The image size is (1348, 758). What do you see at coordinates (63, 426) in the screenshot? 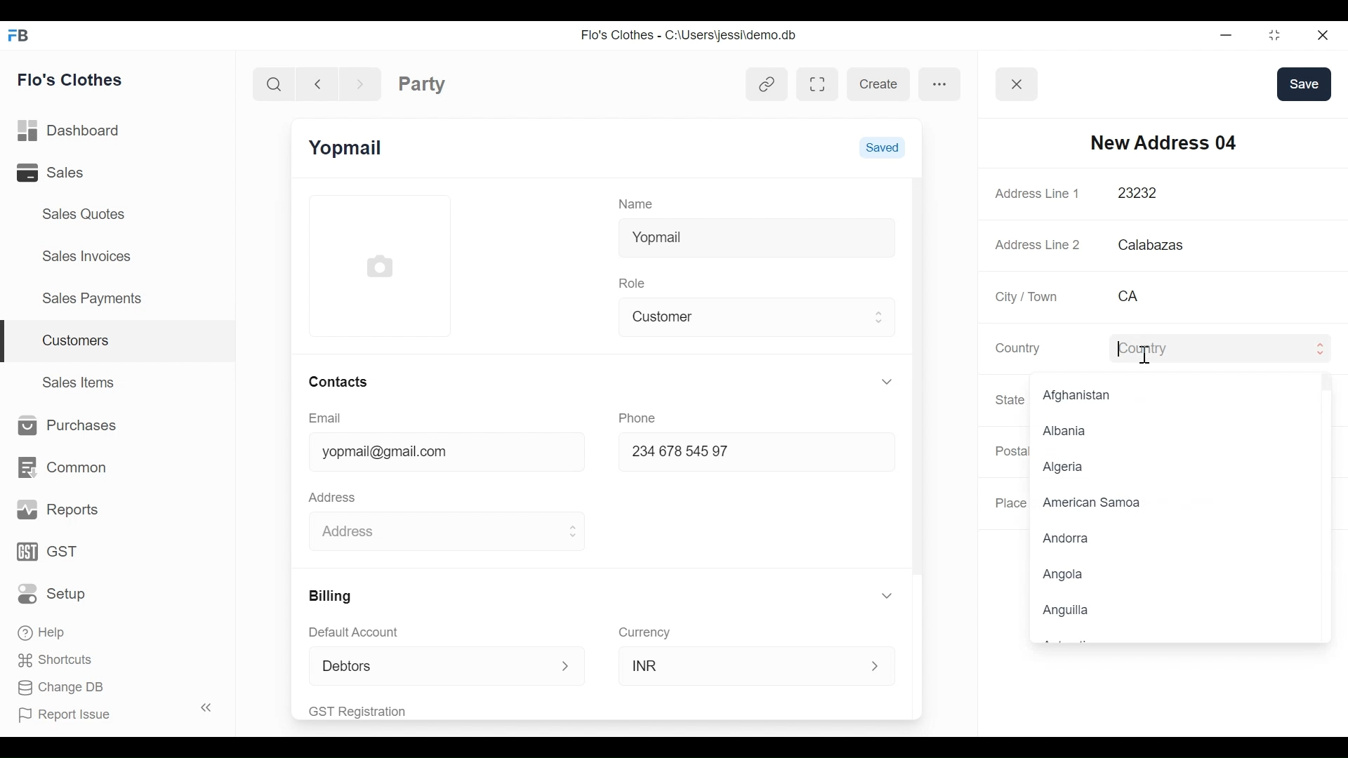
I see `Purchases` at bounding box center [63, 426].